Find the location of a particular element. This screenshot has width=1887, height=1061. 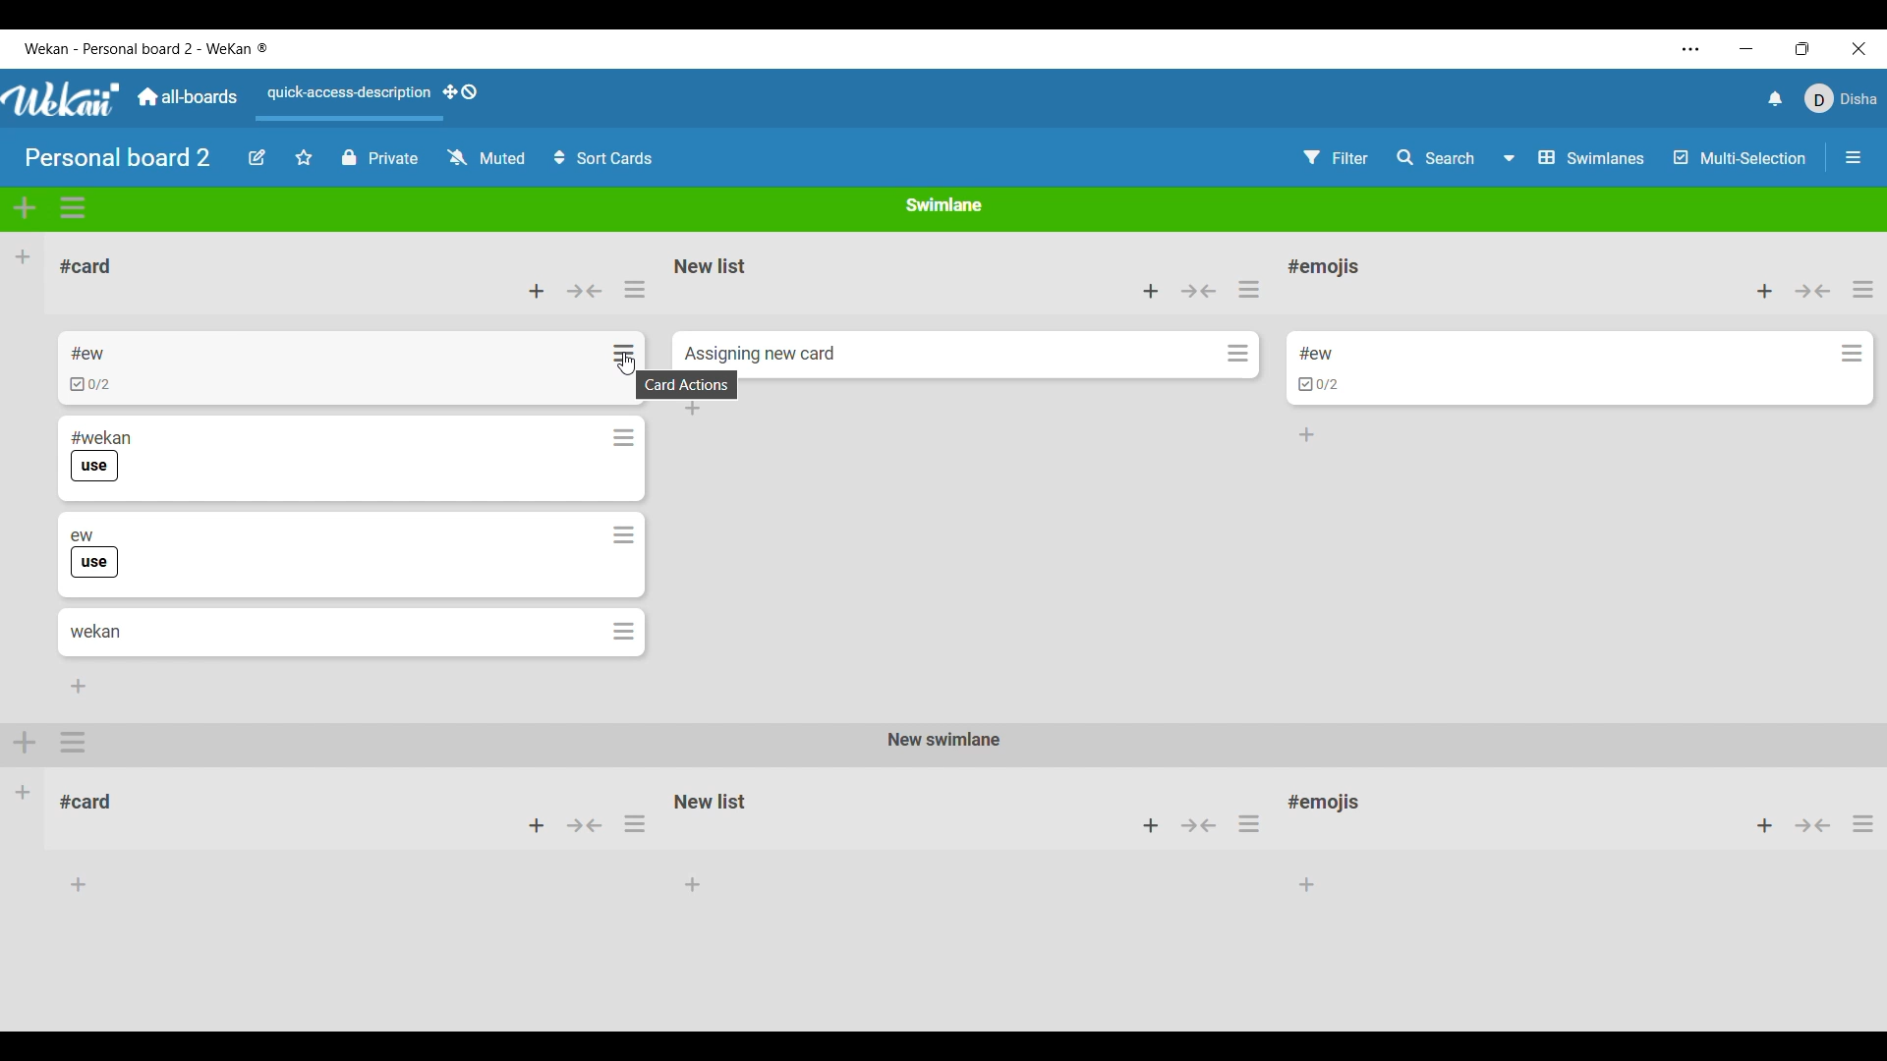

options is located at coordinates (1862, 830).